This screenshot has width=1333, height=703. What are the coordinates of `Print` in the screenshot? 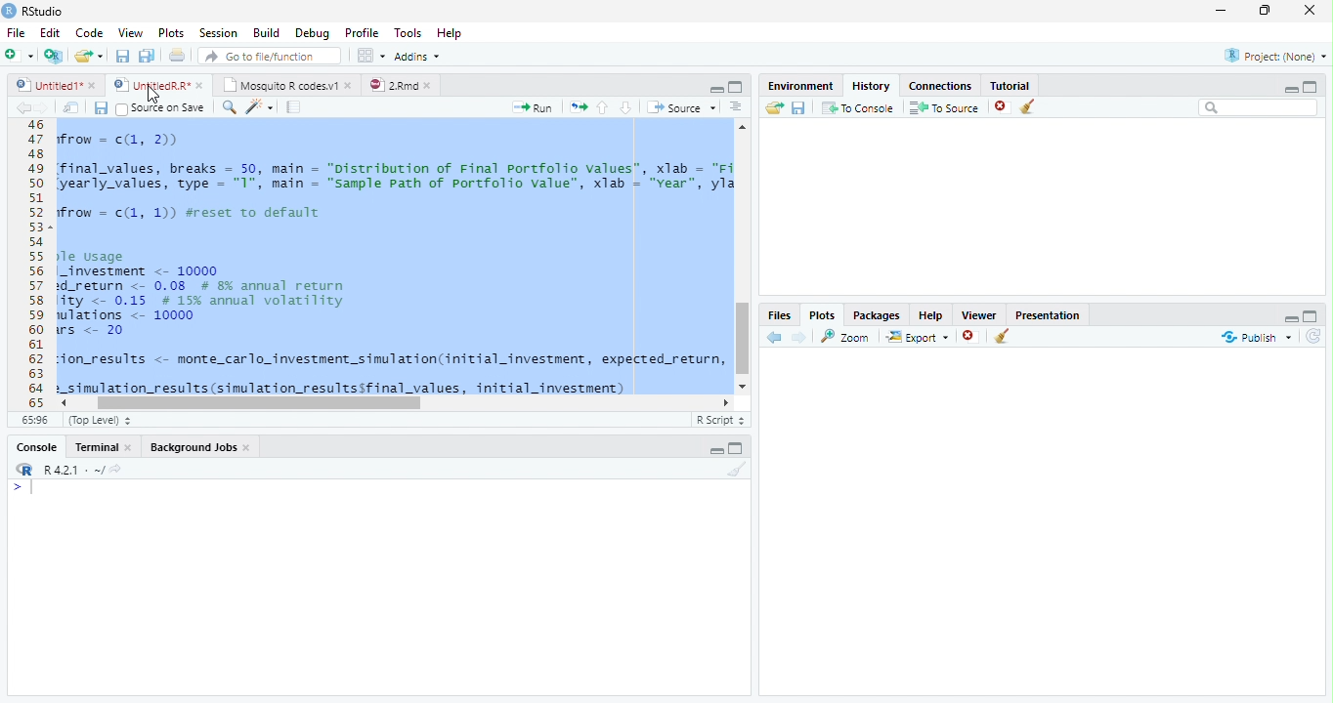 It's located at (177, 55).